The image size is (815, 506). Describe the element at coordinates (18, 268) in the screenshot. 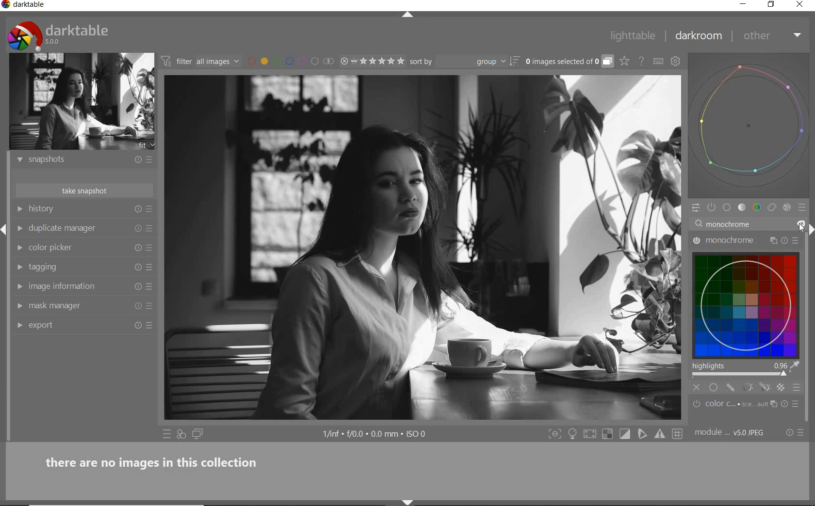

I see `show module` at that location.